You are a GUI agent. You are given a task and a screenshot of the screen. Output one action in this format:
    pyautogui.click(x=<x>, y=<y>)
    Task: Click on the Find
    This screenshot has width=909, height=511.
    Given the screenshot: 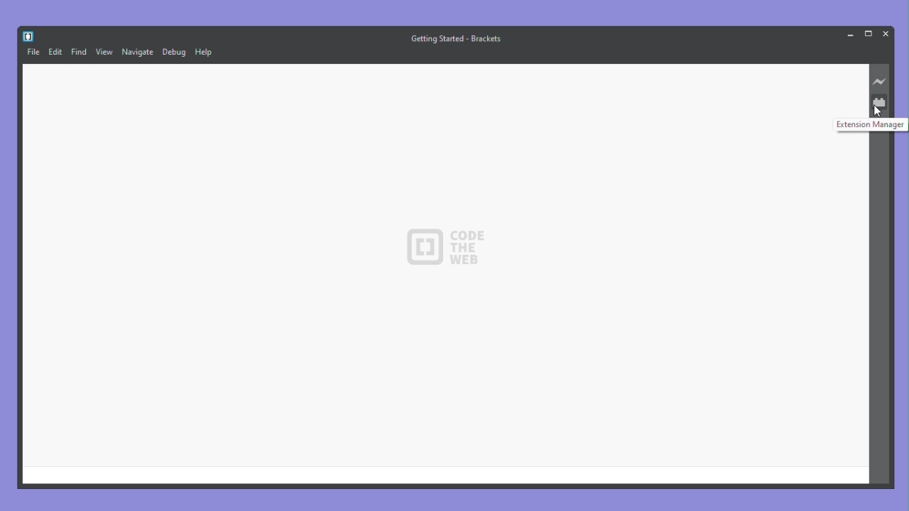 What is the action you would take?
    pyautogui.click(x=80, y=52)
    